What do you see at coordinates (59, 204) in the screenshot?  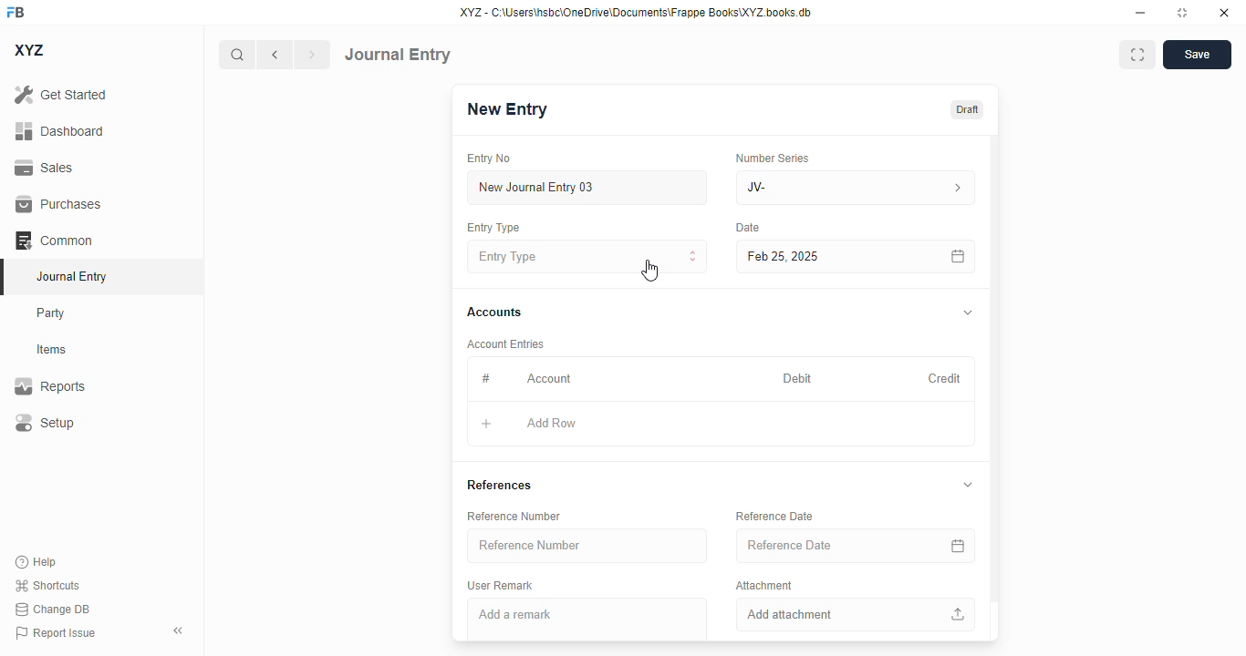 I see `purchases` at bounding box center [59, 204].